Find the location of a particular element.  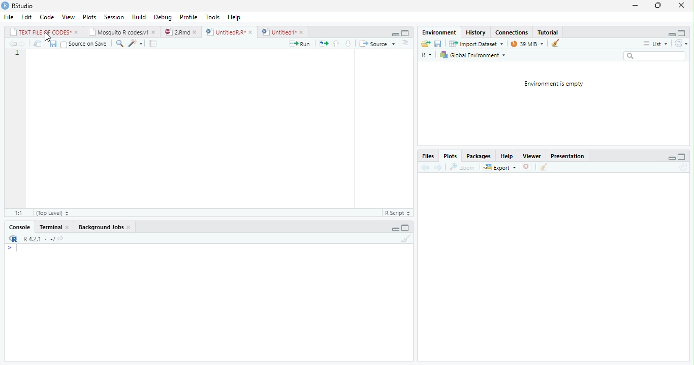

Help is located at coordinates (506, 156).